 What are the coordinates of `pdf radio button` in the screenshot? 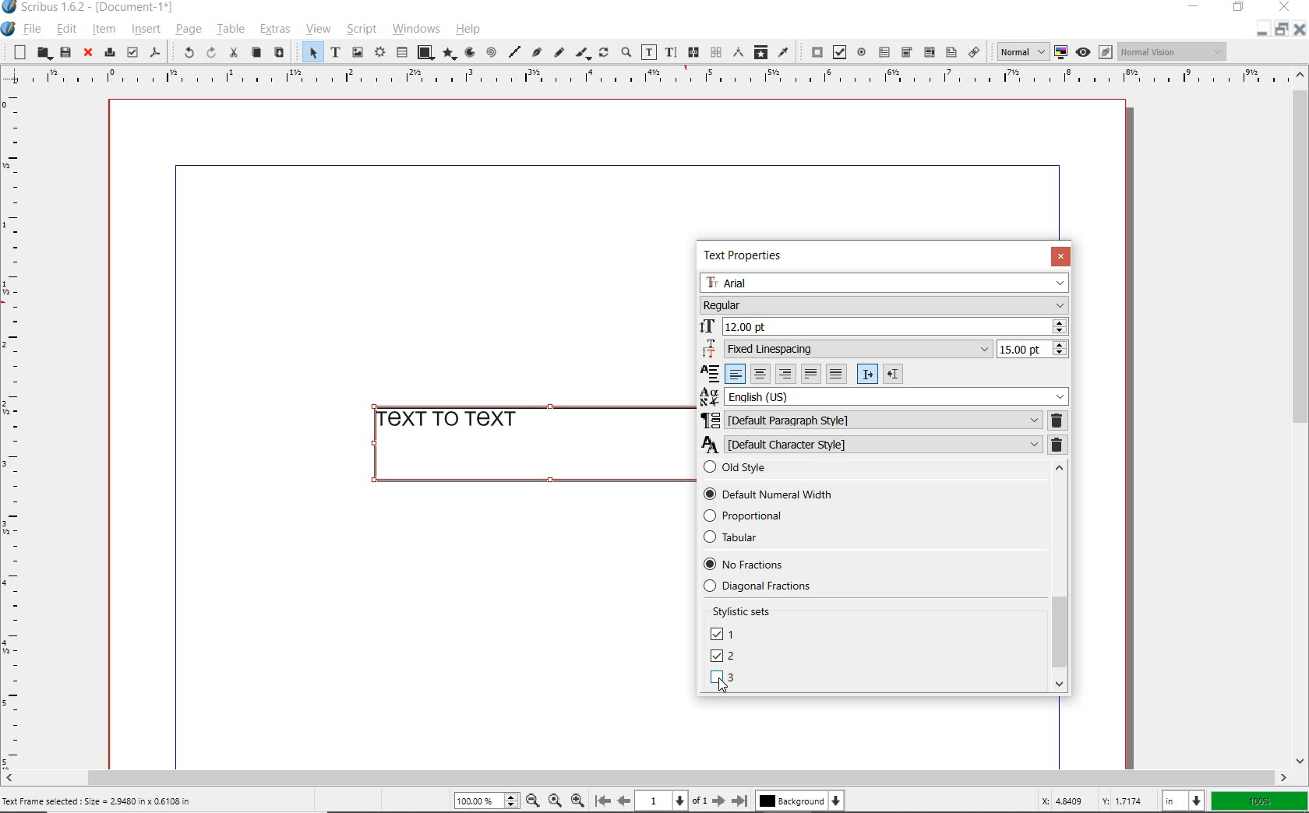 It's located at (862, 54).